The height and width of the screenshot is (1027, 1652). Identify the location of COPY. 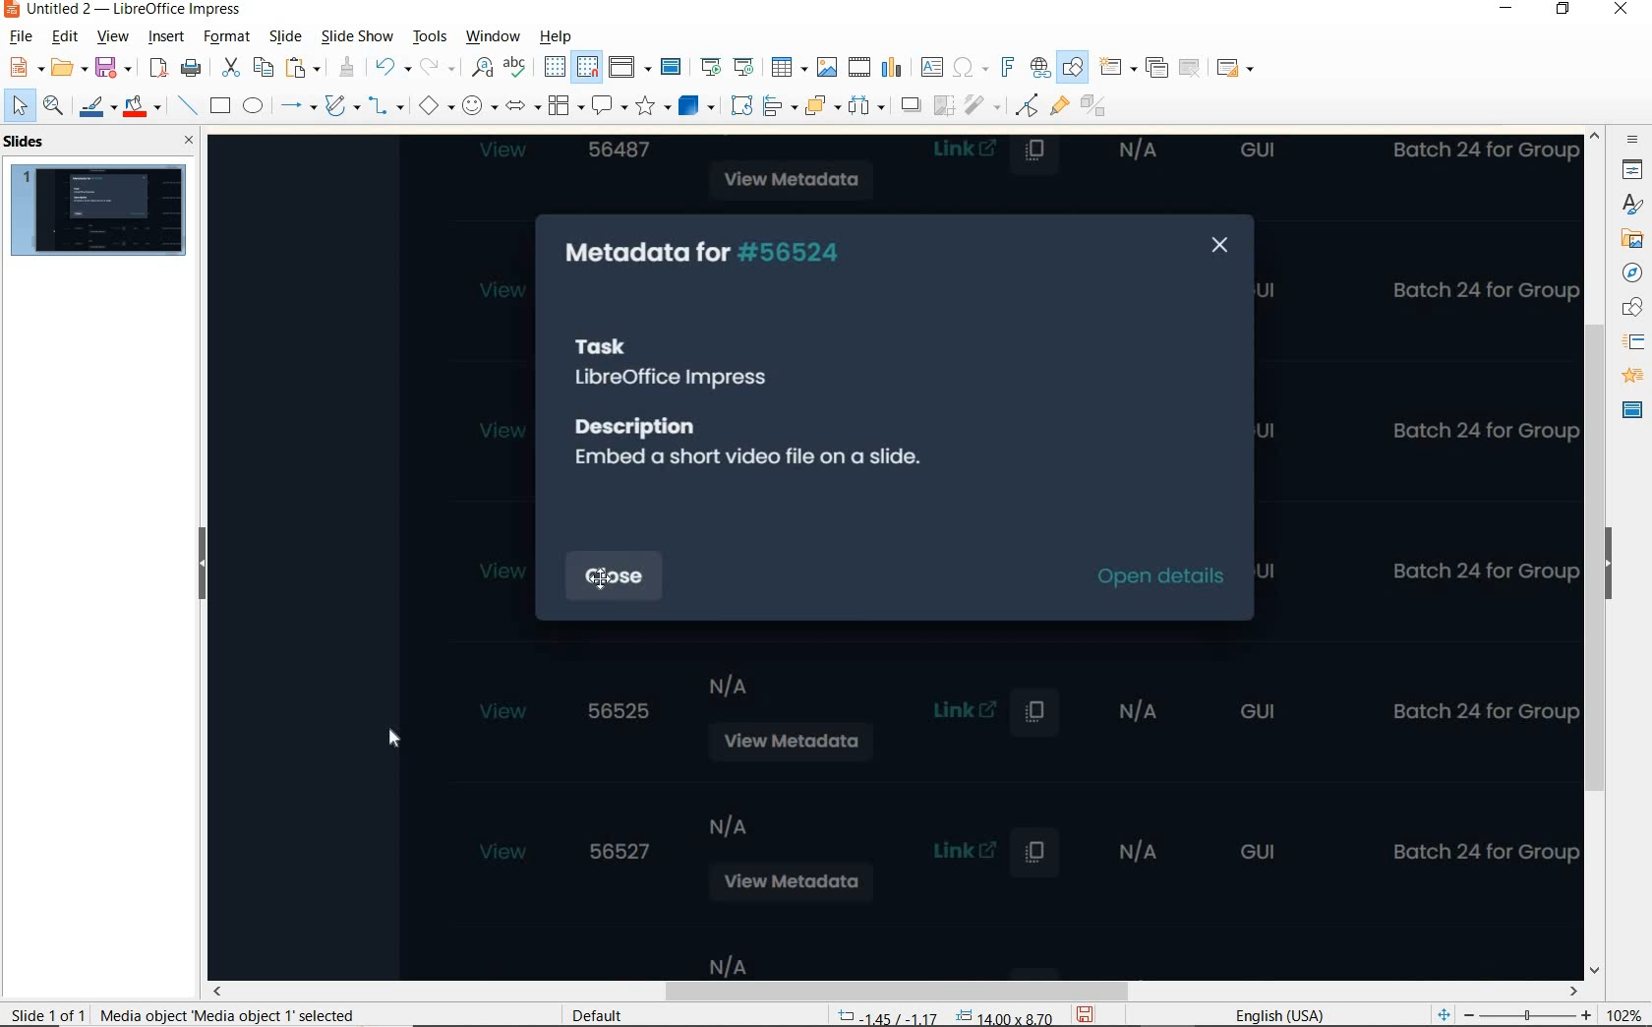
(263, 66).